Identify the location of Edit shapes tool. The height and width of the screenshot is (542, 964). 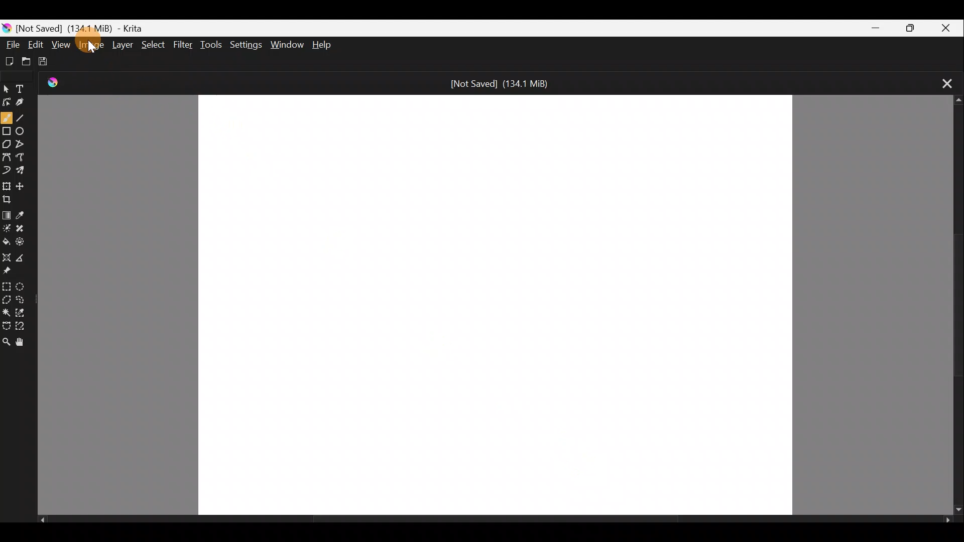
(7, 101).